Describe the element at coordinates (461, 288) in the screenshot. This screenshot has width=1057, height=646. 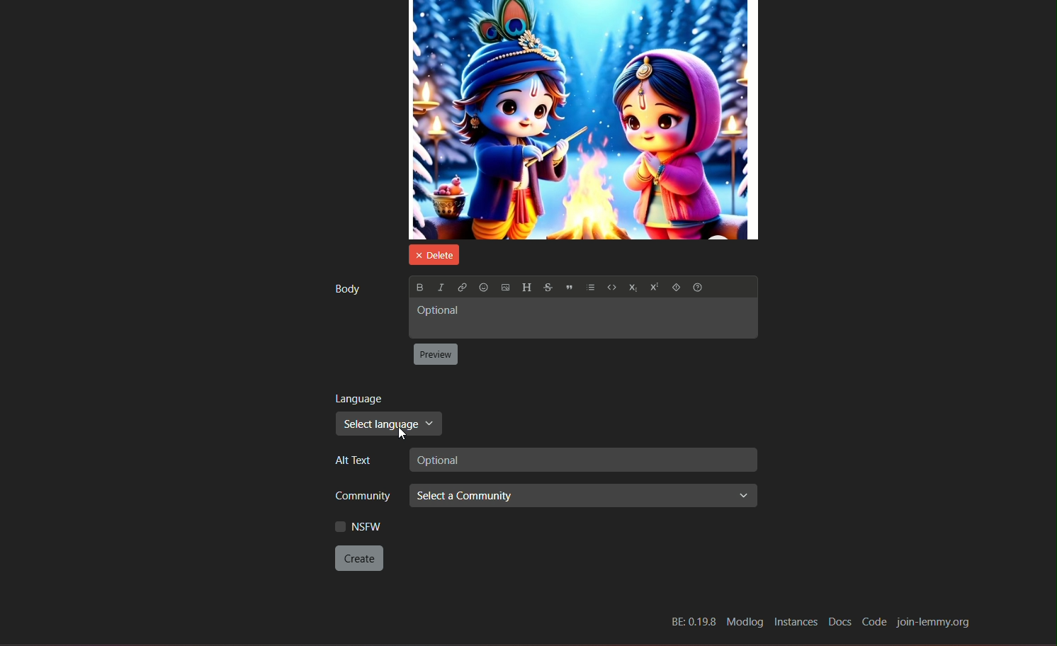
I see `link` at that location.